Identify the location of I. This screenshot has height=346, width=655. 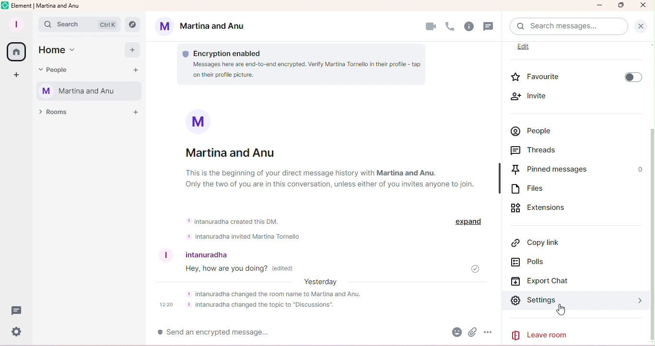
(163, 255).